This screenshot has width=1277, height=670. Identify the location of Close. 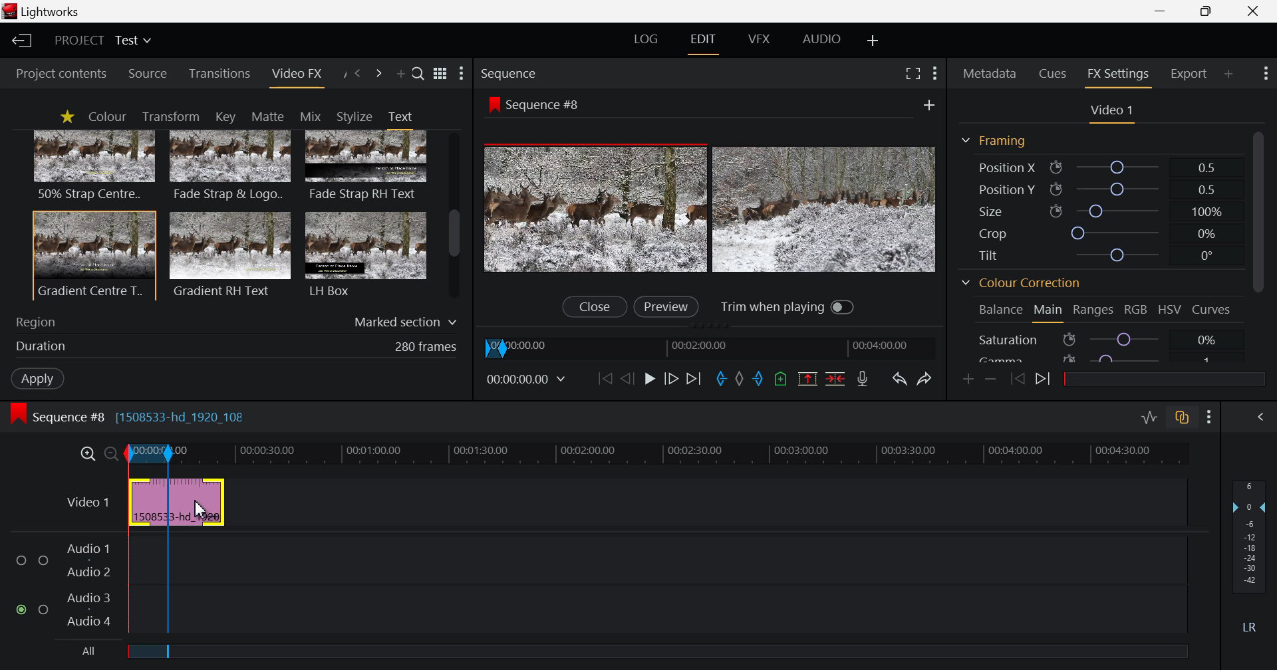
(593, 307).